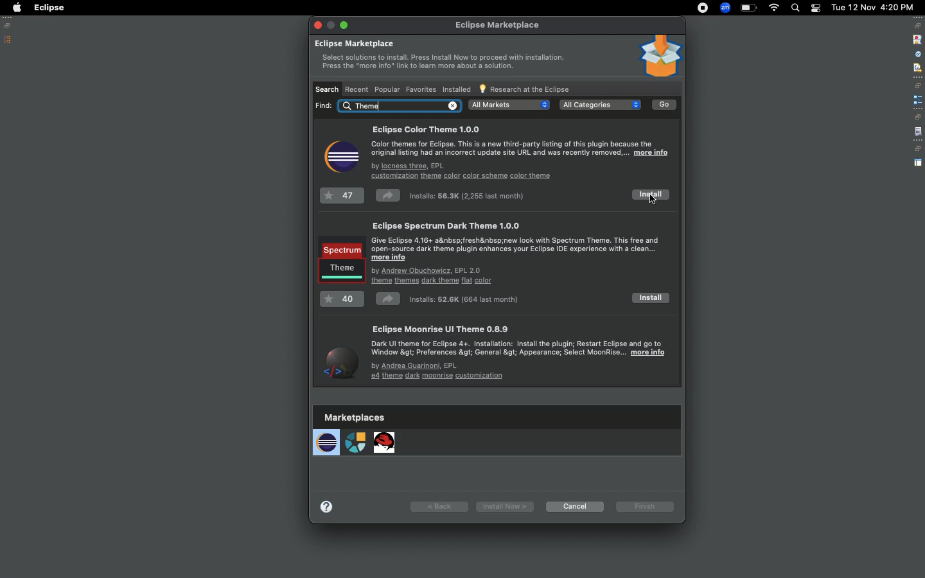  Describe the element at coordinates (419, 88) in the screenshot. I see `Favorites` at that location.